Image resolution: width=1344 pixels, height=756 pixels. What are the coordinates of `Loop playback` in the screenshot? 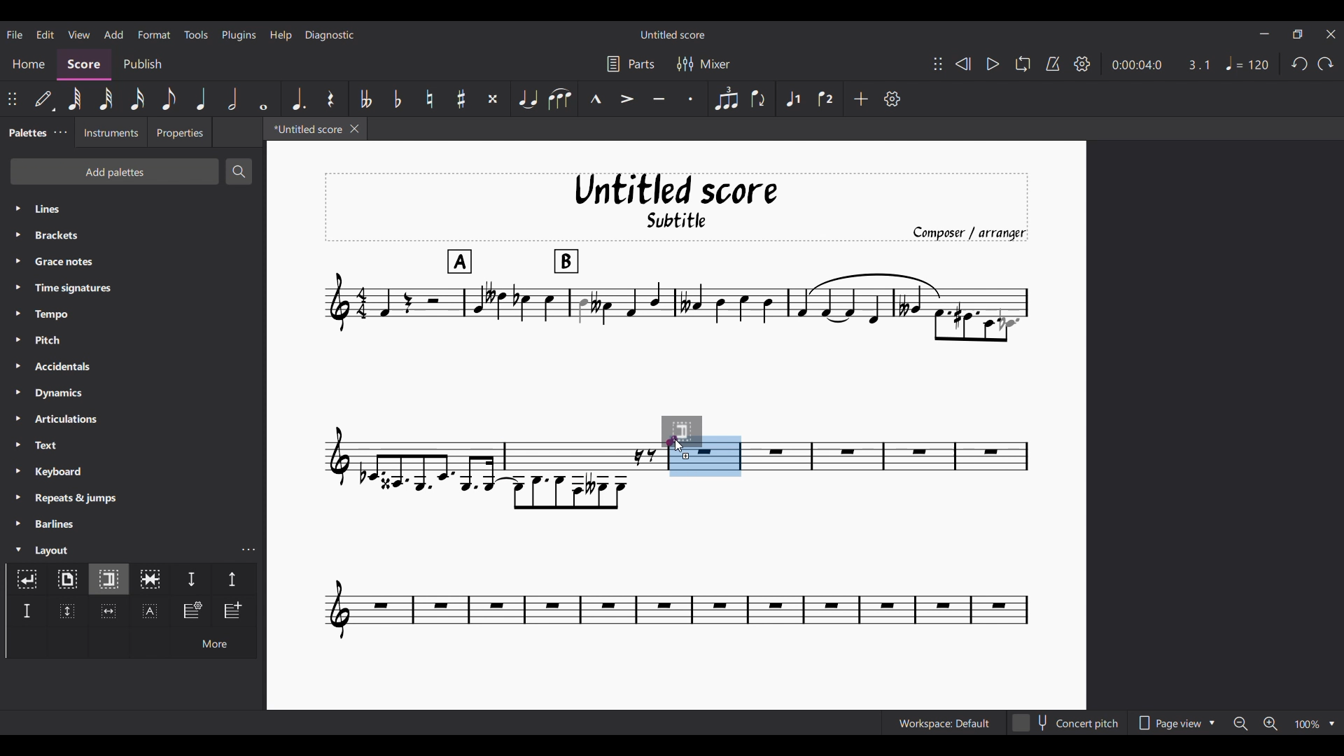 It's located at (1023, 64).